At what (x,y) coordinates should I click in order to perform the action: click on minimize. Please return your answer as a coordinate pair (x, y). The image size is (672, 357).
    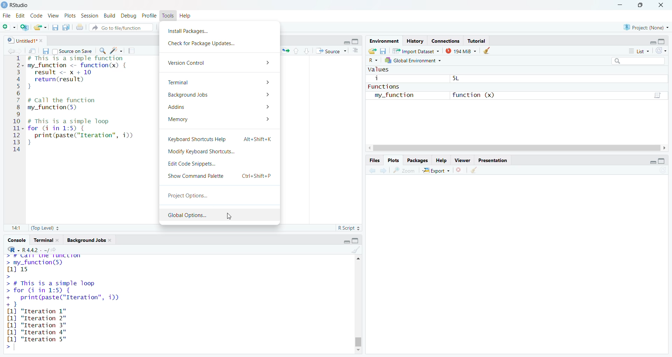
    Looking at the image, I should click on (345, 240).